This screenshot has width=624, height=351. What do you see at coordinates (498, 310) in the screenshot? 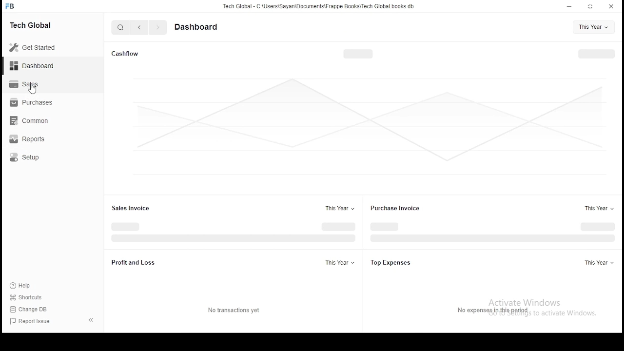
I see `no expenses in this period` at bounding box center [498, 310].